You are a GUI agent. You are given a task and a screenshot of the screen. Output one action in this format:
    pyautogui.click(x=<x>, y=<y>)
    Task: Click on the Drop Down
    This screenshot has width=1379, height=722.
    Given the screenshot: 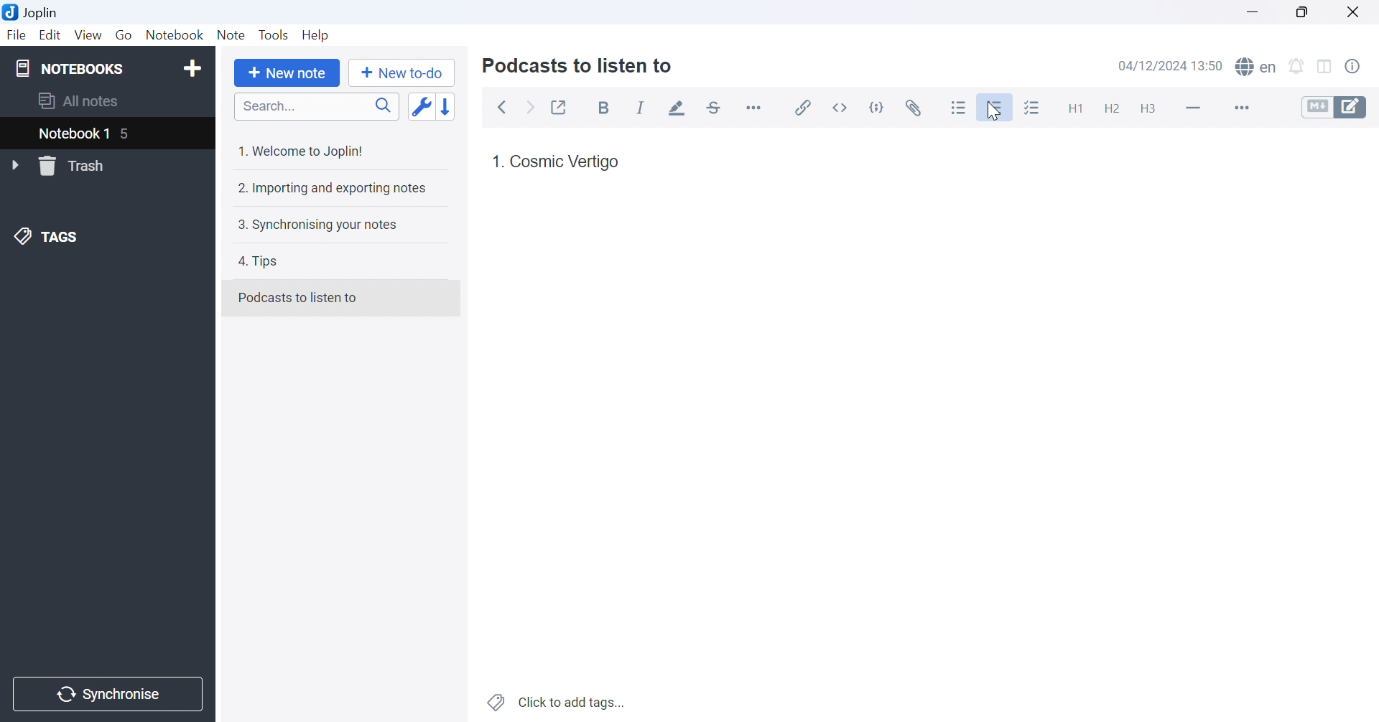 What is the action you would take?
    pyautogui.click(x=17, y=166)
    